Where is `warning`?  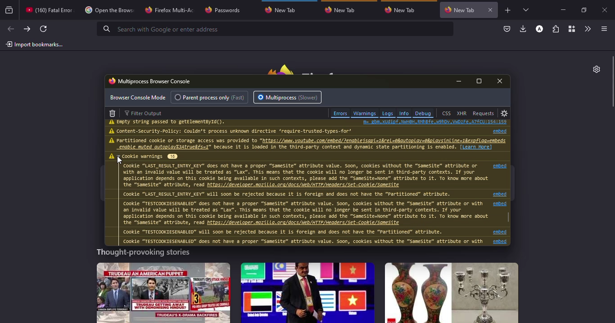 warning is located at coordinates (113, 131).